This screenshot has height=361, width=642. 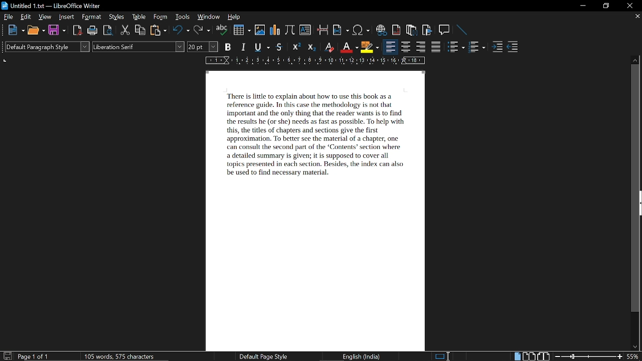 What do you see at coordinates (635, 60) in the screenshot?
I see `move up` at bounding box center [635, 60].